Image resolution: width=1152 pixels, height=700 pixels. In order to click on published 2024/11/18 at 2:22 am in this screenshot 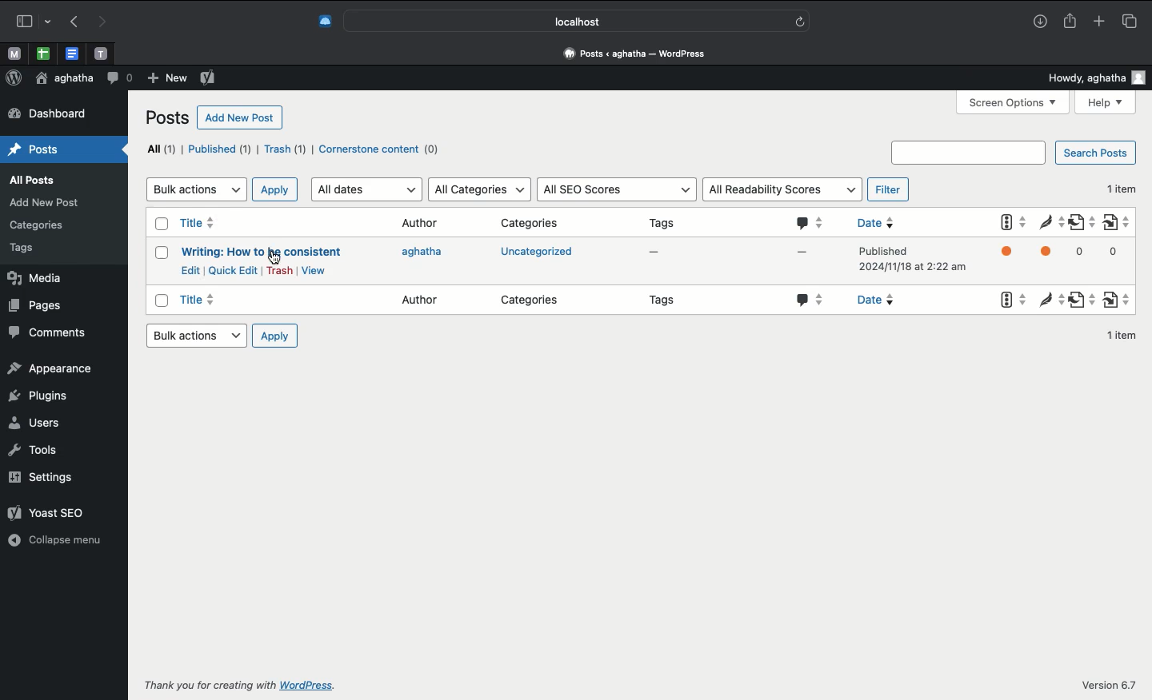, I will do `click(911, 259)`.